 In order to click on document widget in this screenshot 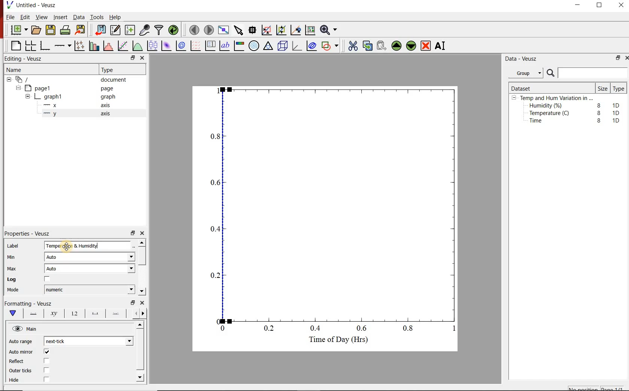, I will do `click(27, 80)`.